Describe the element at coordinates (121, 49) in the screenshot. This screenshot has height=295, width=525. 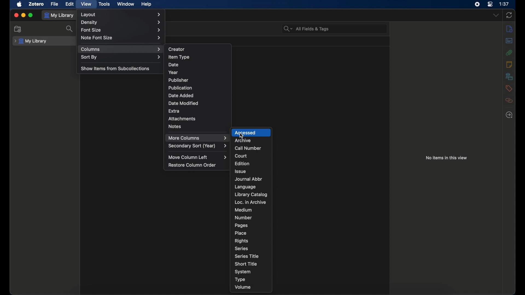
I see `columns` at that location.